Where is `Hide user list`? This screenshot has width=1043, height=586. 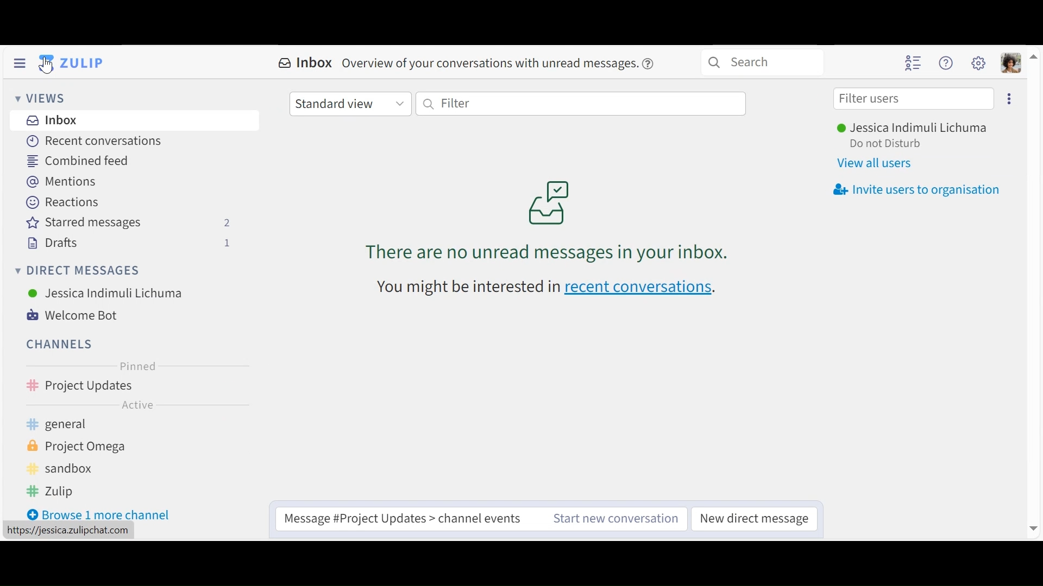 Hide user list is located at coordinates (912, 62).